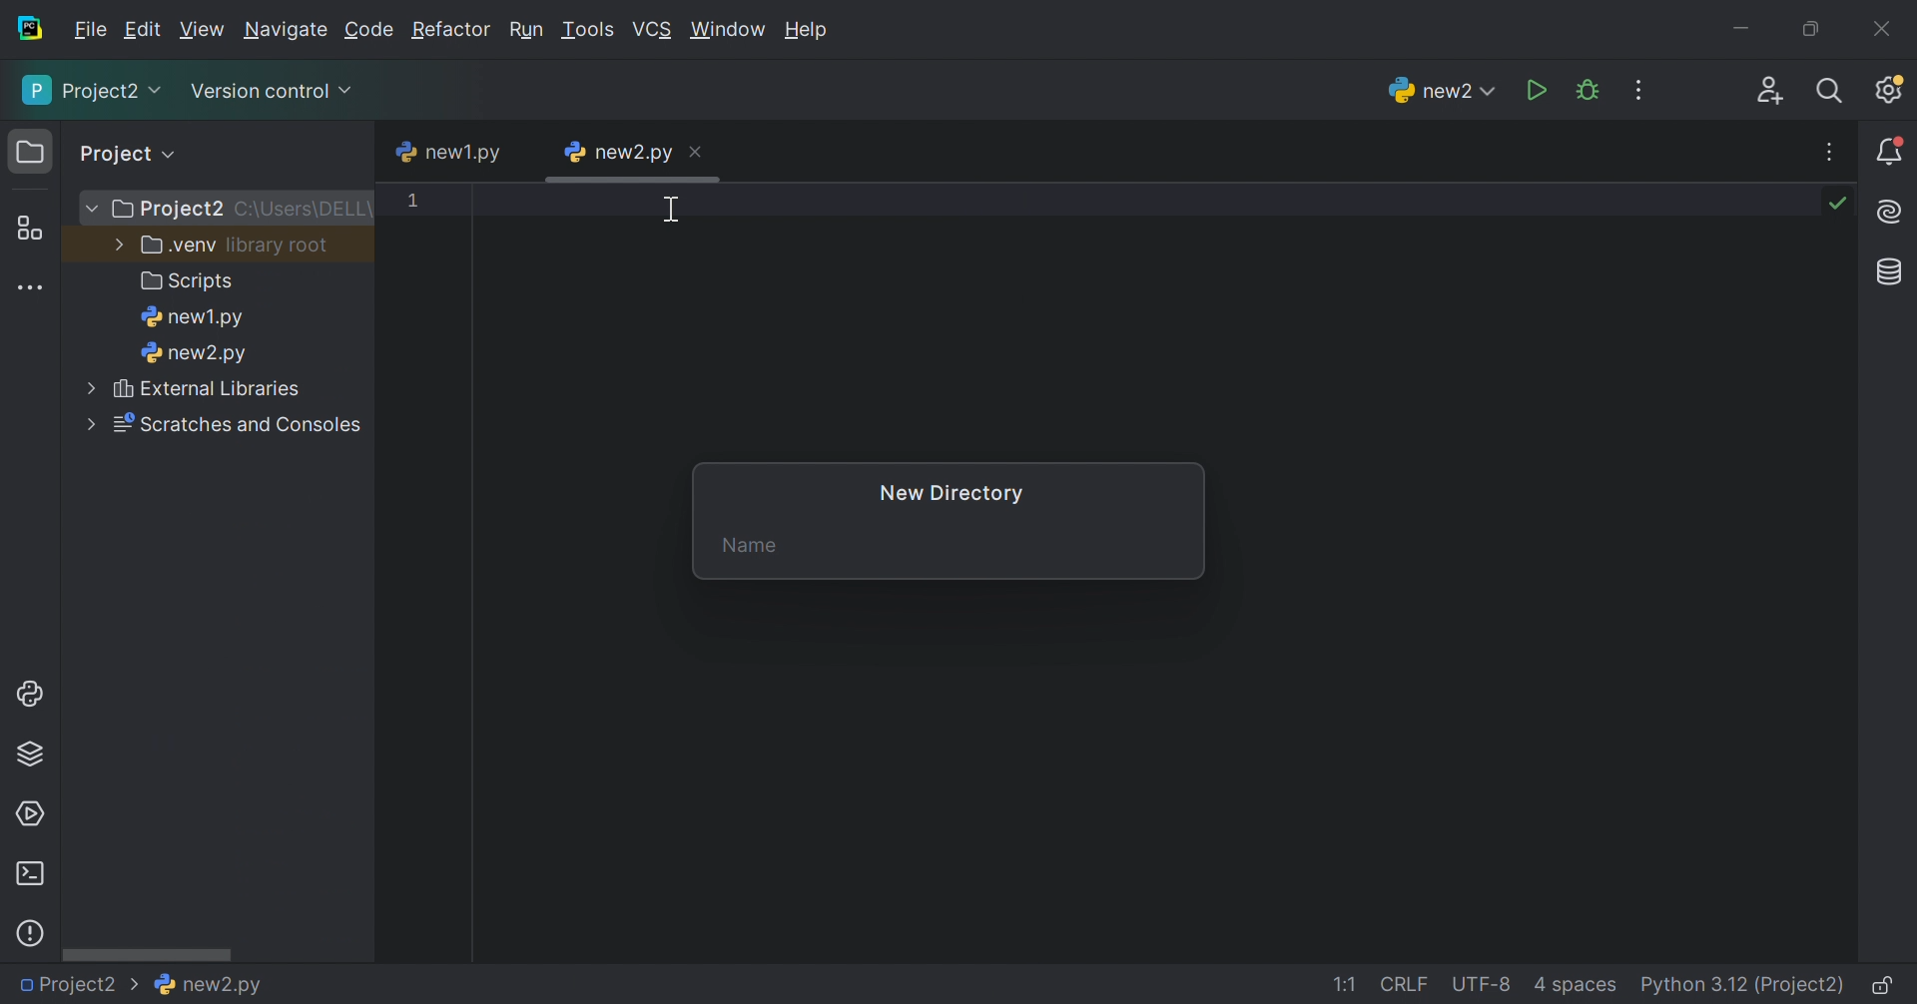 This screenshot has height=1004, width=1917. I want to click on Navigate, so click(286, 29).